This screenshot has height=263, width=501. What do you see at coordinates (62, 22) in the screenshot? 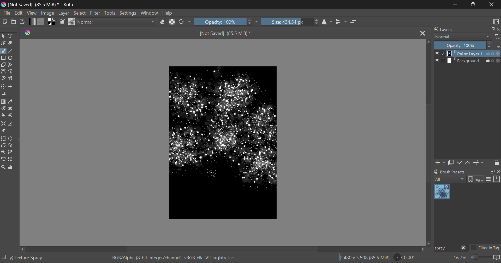
I see `Brush Settings` at bounding box center [62, 22].